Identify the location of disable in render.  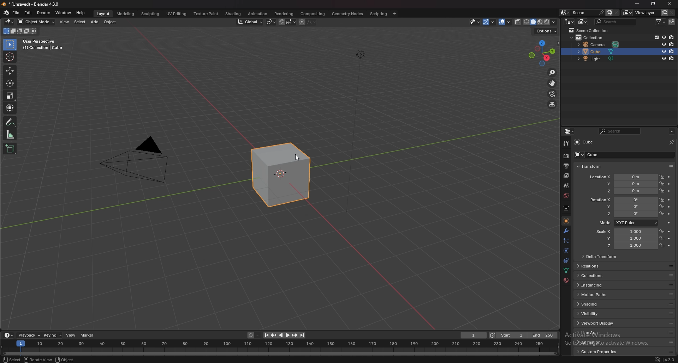
(672, 37).